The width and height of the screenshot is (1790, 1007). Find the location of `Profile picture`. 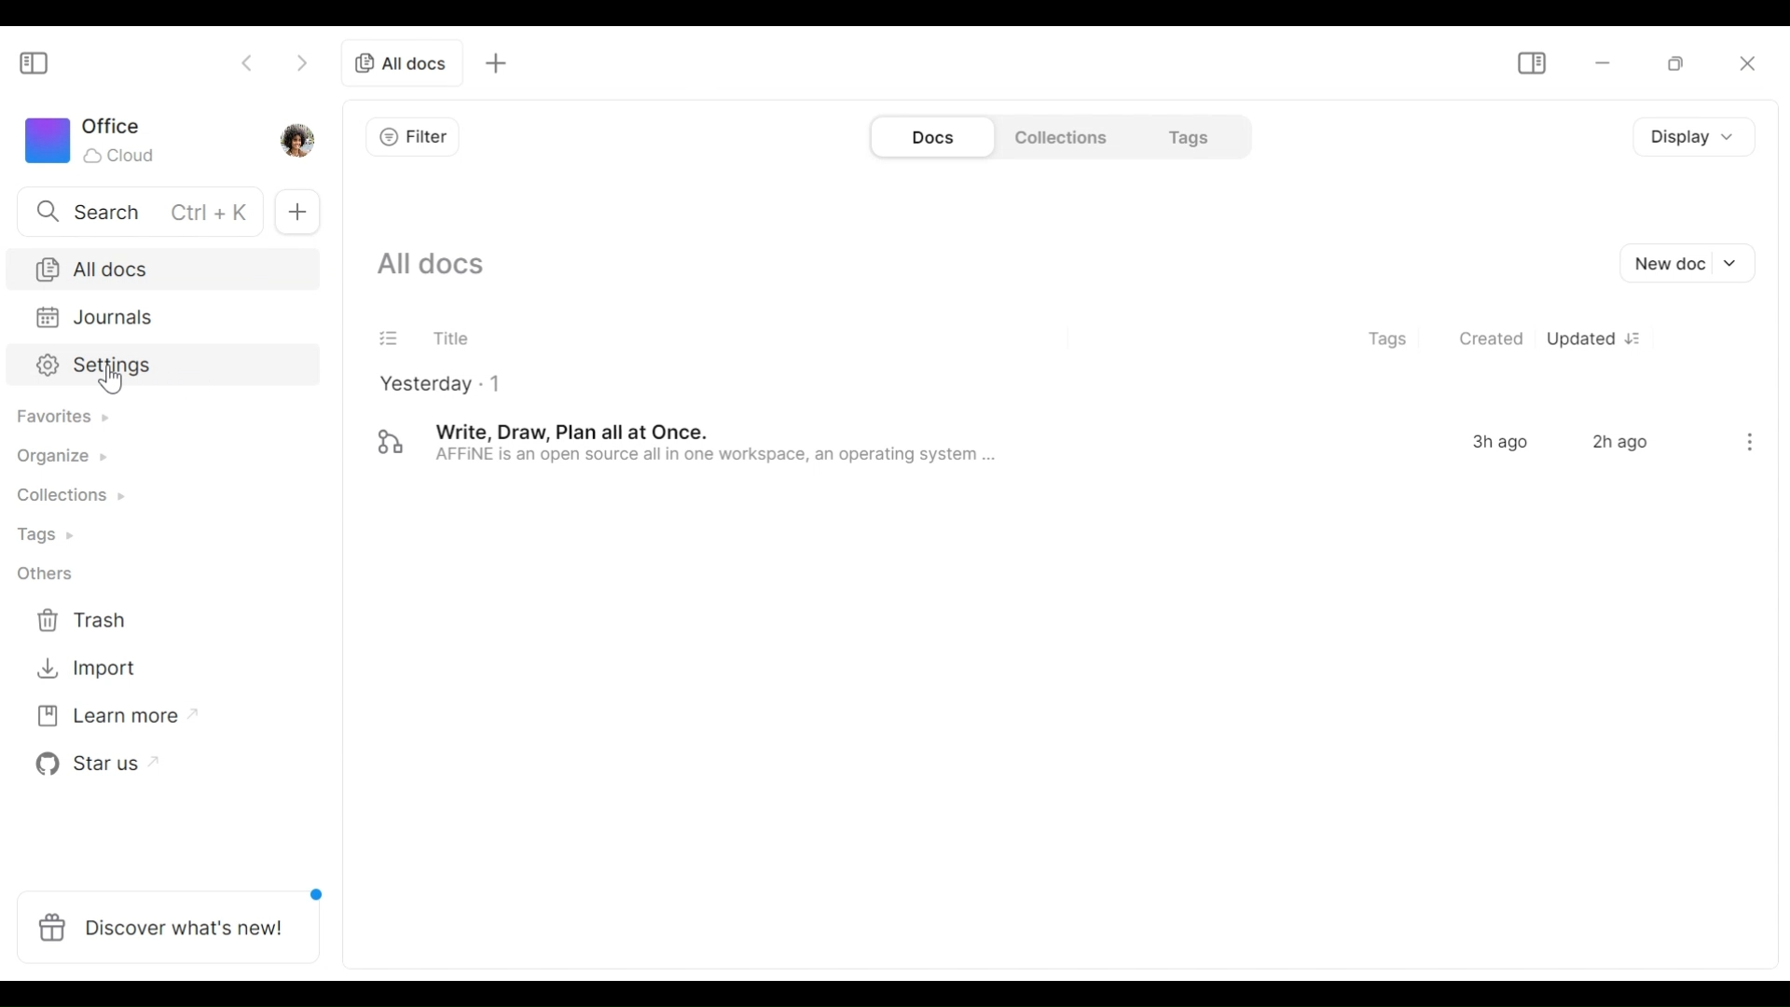

Profile picture is located at coordinates (299, 144).